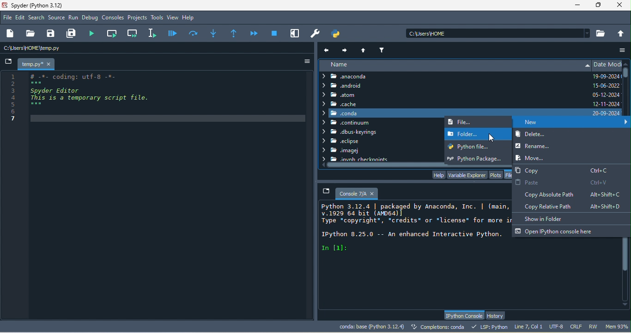 The width and height of the screenshot is (631, 333). I want to click on close, so click(622, 6).